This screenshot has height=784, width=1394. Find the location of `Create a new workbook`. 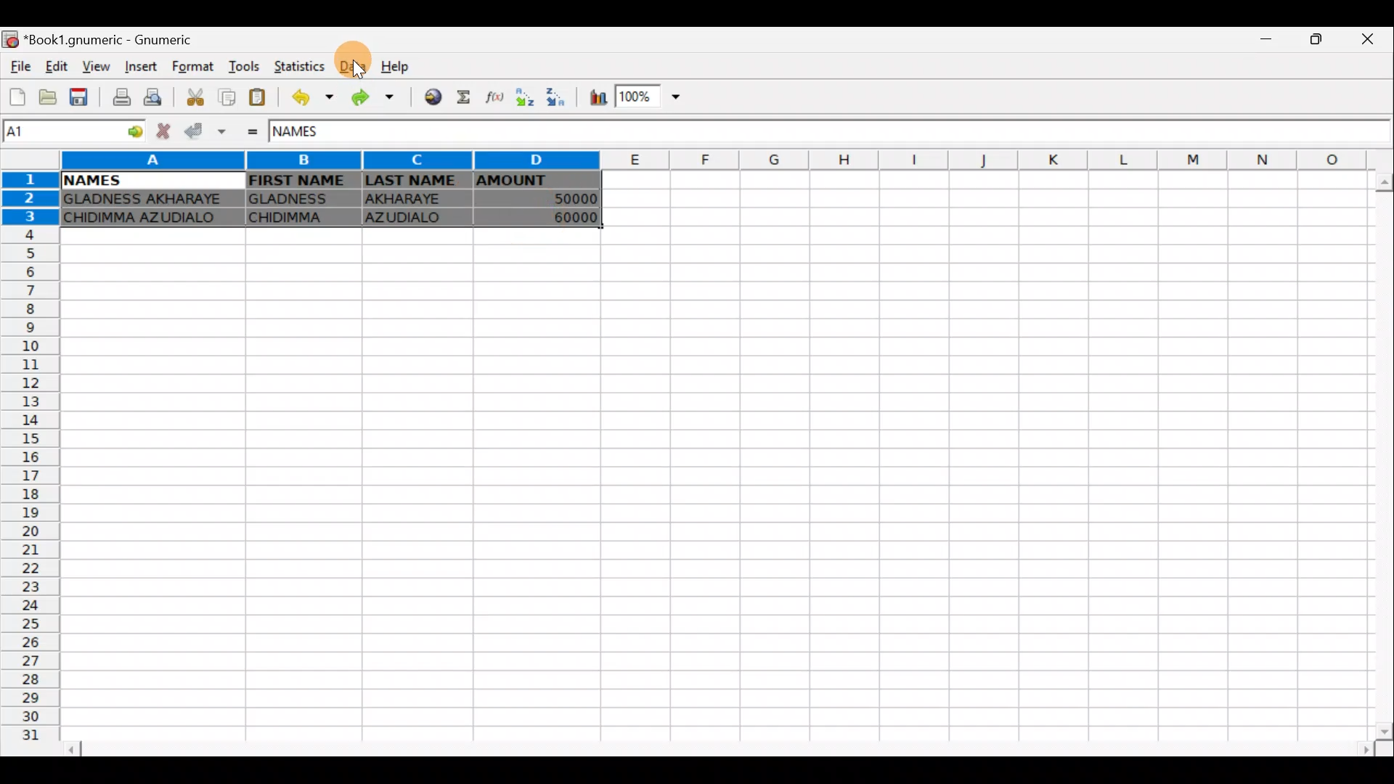

Create a new workbook is located at coordinates (18, 97).